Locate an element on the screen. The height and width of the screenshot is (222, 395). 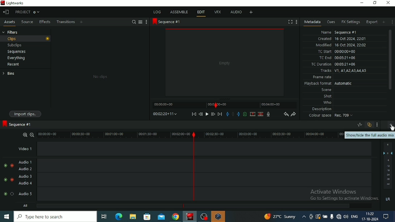
Mute/unmute this track is located at coordinates (5, 180).